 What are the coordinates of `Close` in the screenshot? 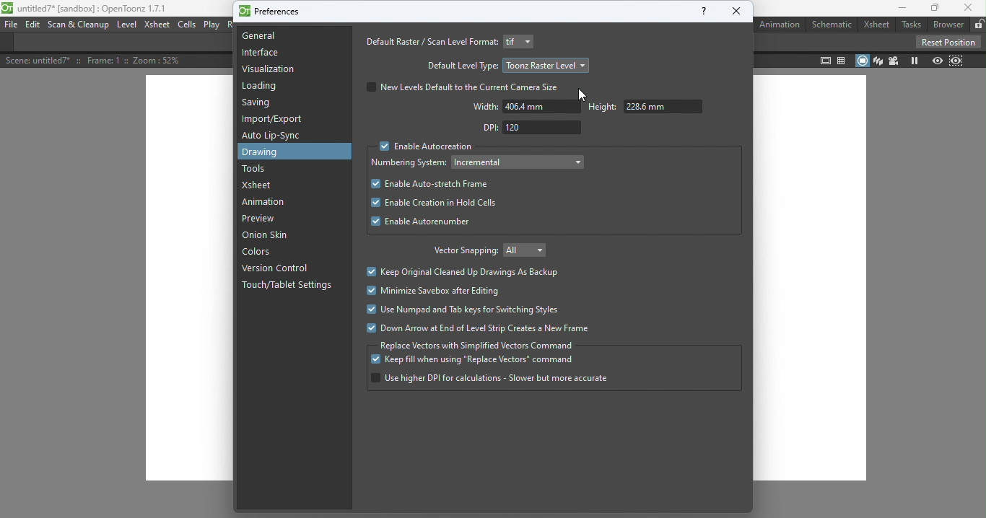 It's located at (740, 11).